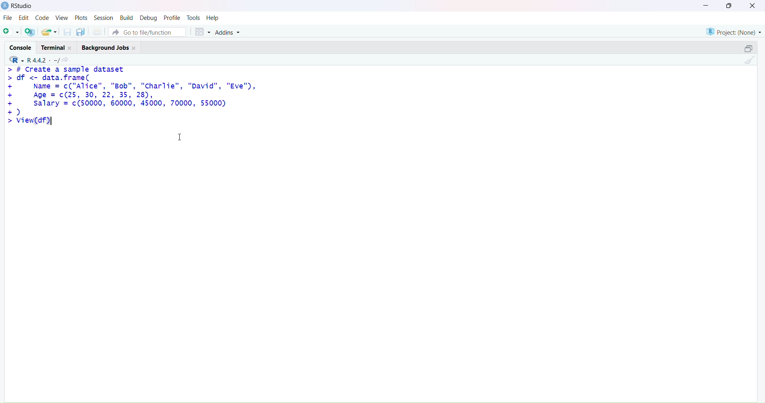 The image size is (765, 403). I want to click on help, so click(214, 18).